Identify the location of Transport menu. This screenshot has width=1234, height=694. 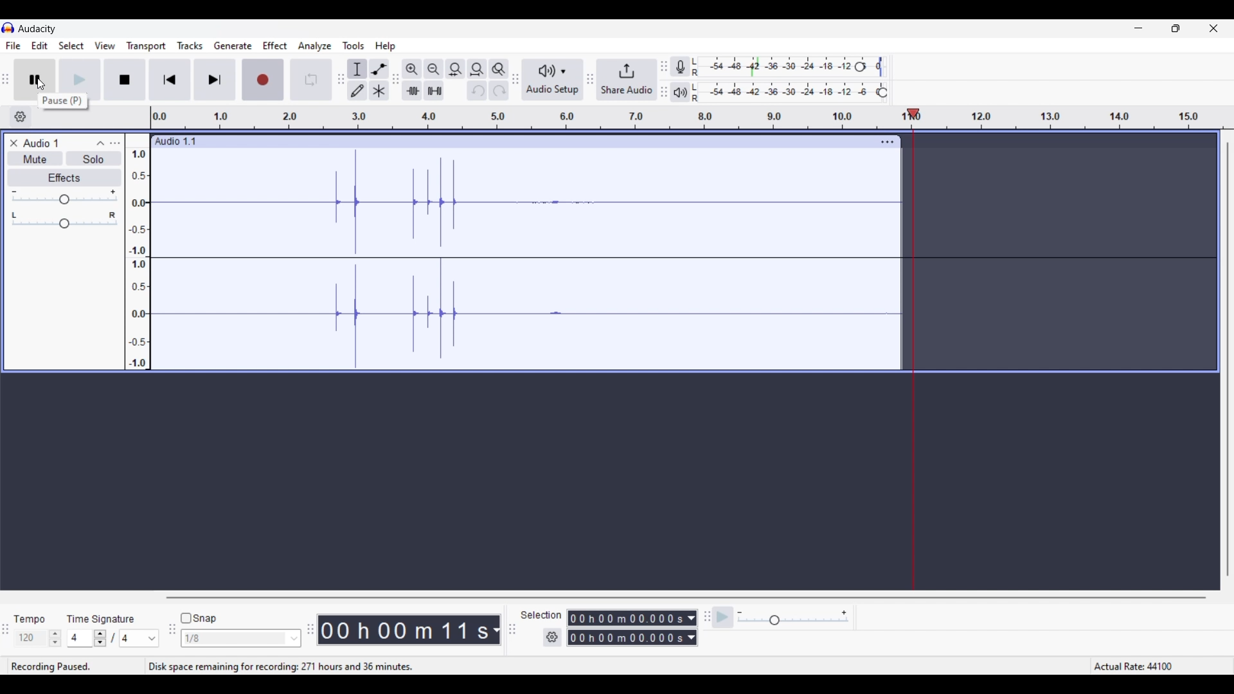
(147, 46).